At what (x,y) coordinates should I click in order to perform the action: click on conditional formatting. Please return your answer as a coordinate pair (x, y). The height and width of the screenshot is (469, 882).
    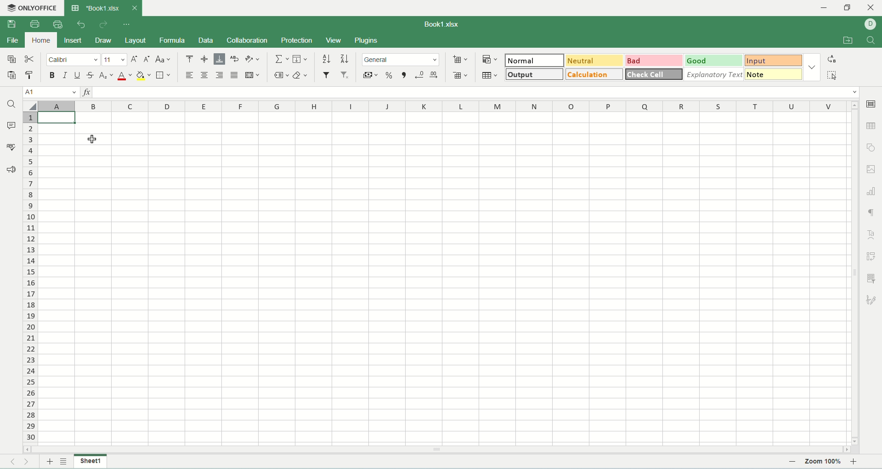
    Looking at the image, I should click on (492, 60).